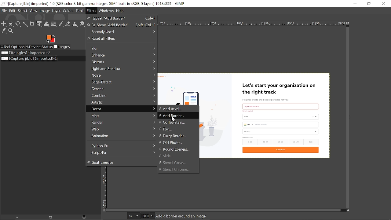 This screenshot has height=220, width=391. I want to click on Horizontal scrollbar, so click(225, 211).